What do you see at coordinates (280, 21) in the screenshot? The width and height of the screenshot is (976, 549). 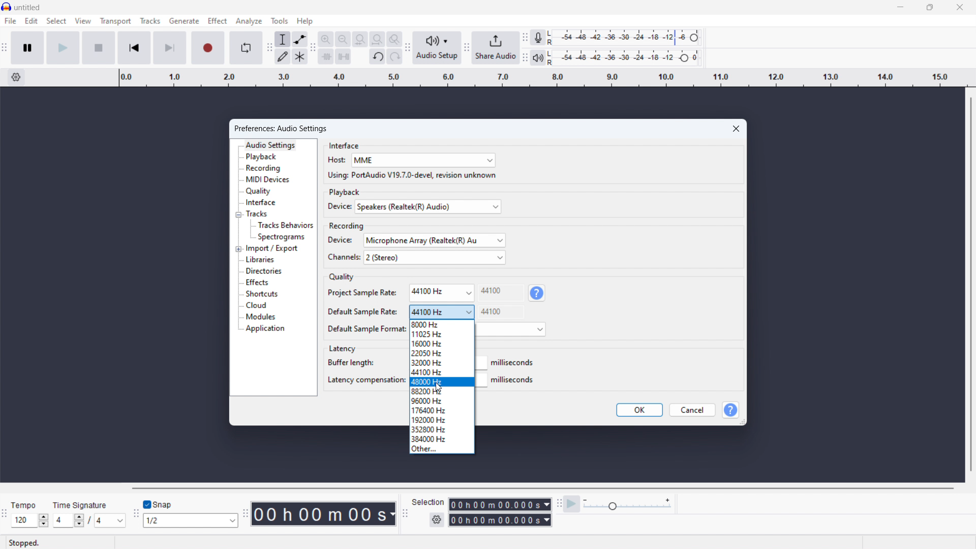 I see `tools` at bounding box center [280, 21].